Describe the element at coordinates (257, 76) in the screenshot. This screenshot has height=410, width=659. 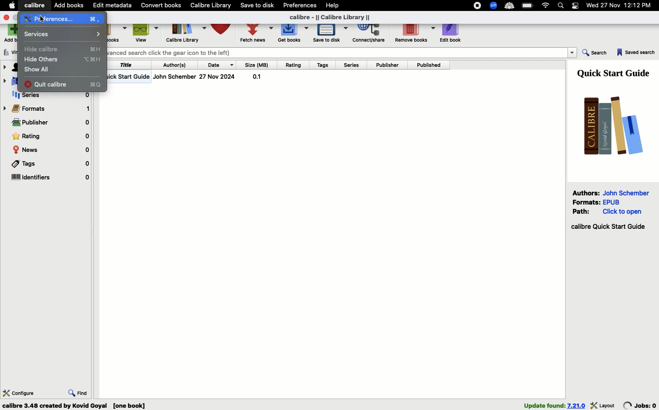
I see `size` at that location.